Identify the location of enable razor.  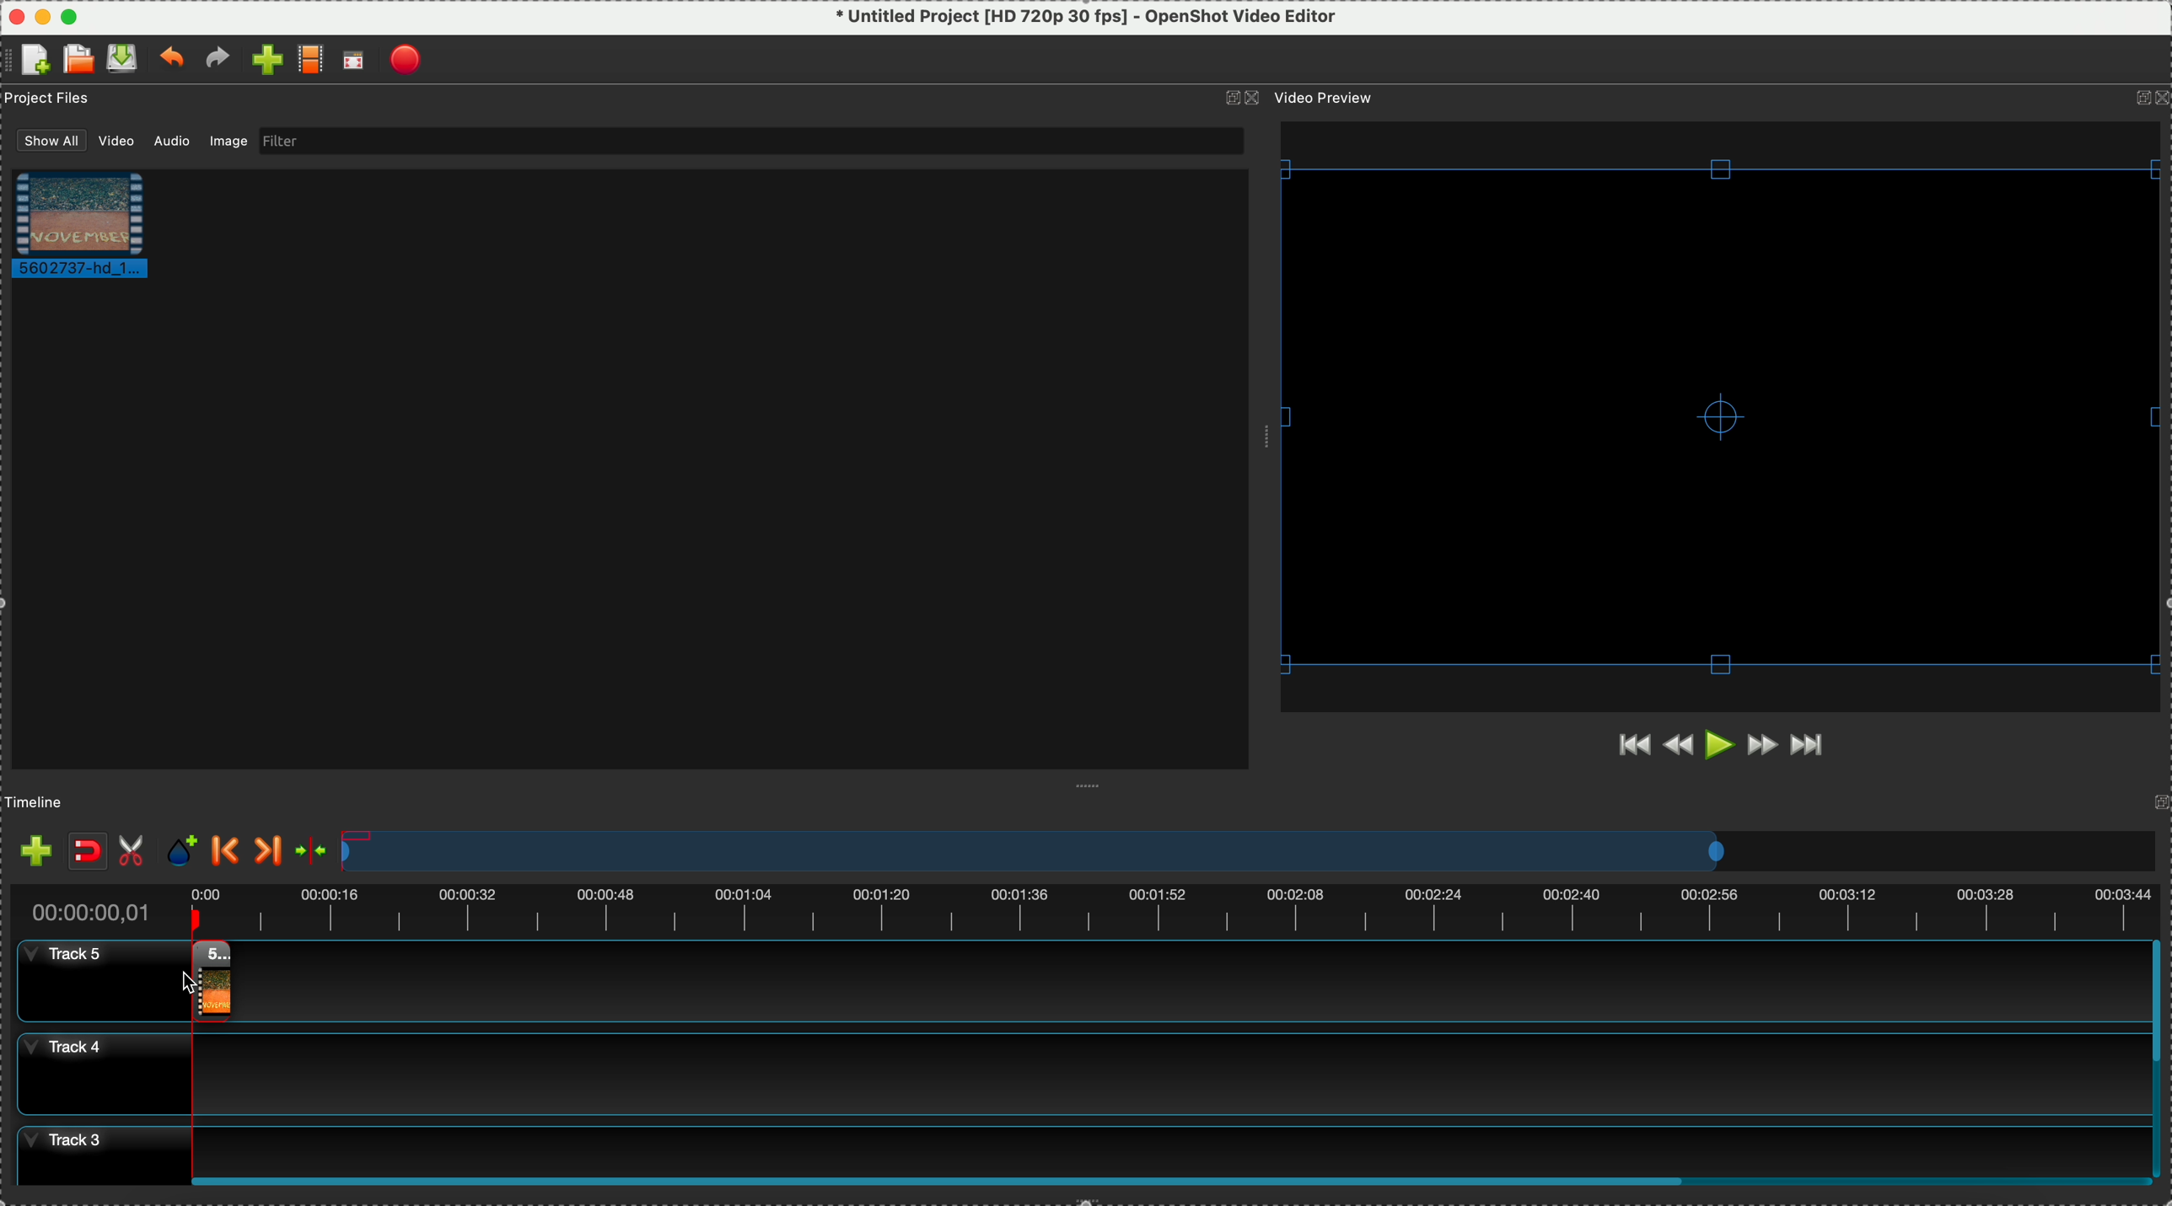
(136, 849).